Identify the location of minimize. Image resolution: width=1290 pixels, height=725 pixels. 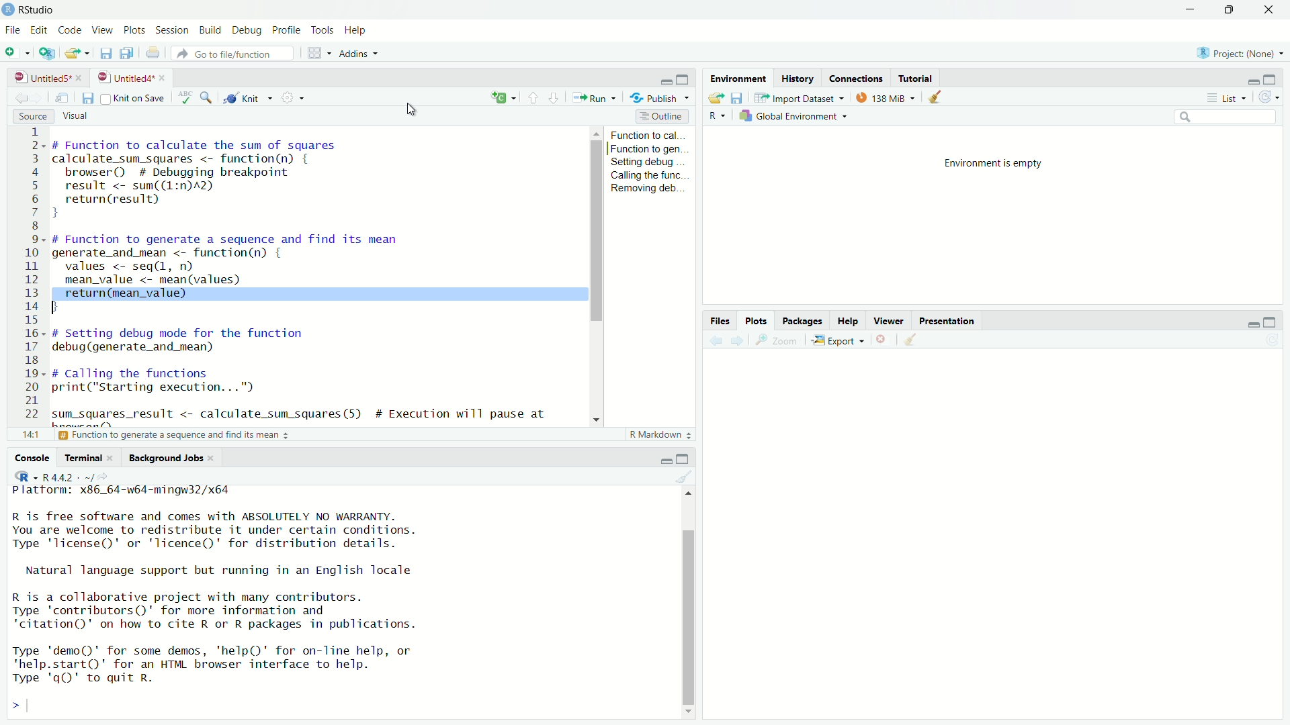
(660, 457).